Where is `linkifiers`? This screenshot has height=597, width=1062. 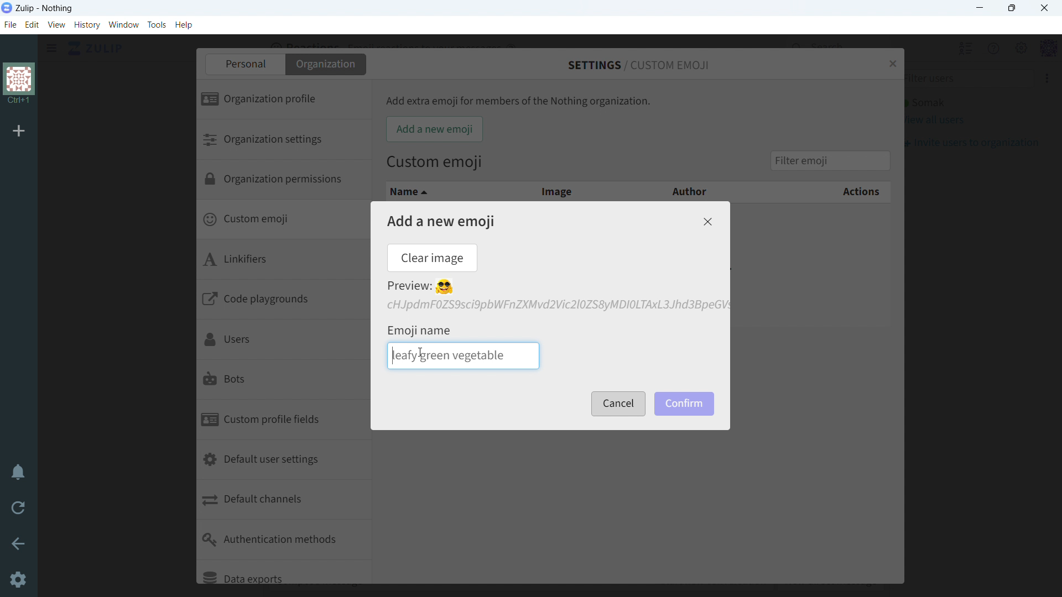
linkifiers is located at coordinates (282, 261).